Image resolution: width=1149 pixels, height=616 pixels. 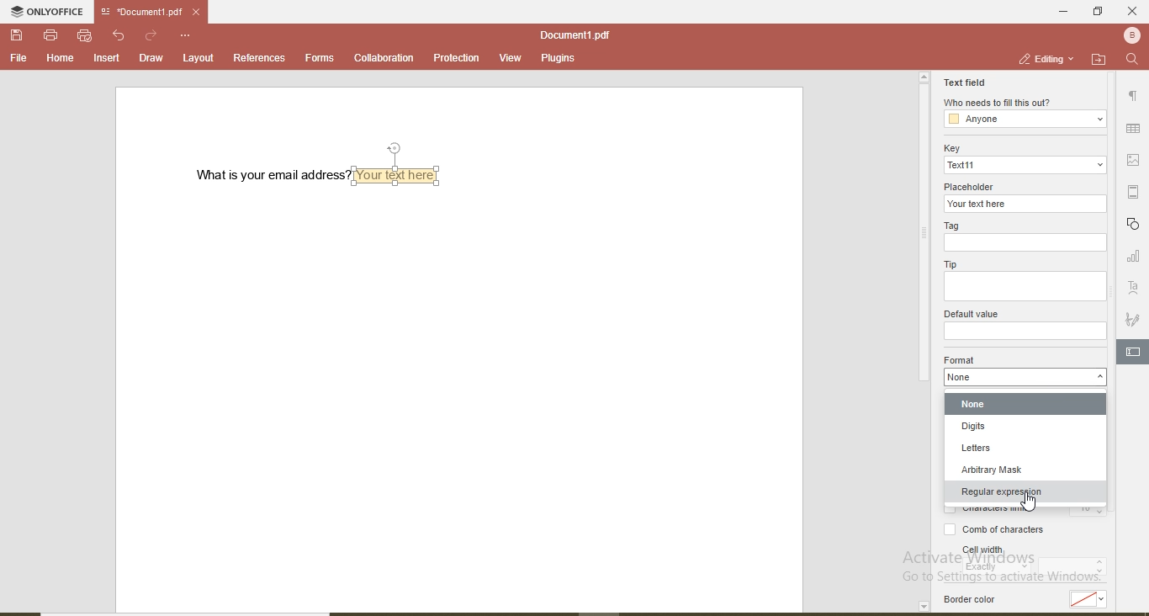 What do you see at coordinates (1132, 11) in the screenshot?
I see `close` at bounding box center [1132, 11].